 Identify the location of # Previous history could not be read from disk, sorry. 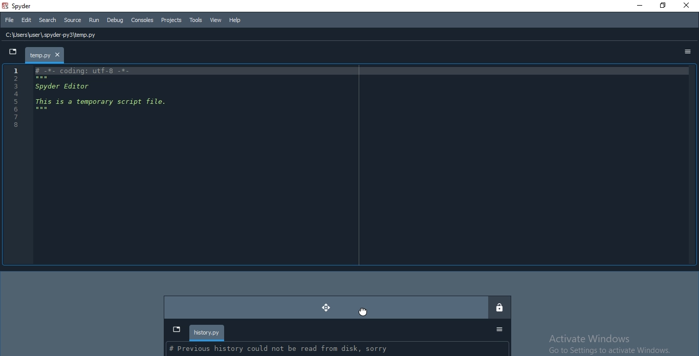
(281, 349).